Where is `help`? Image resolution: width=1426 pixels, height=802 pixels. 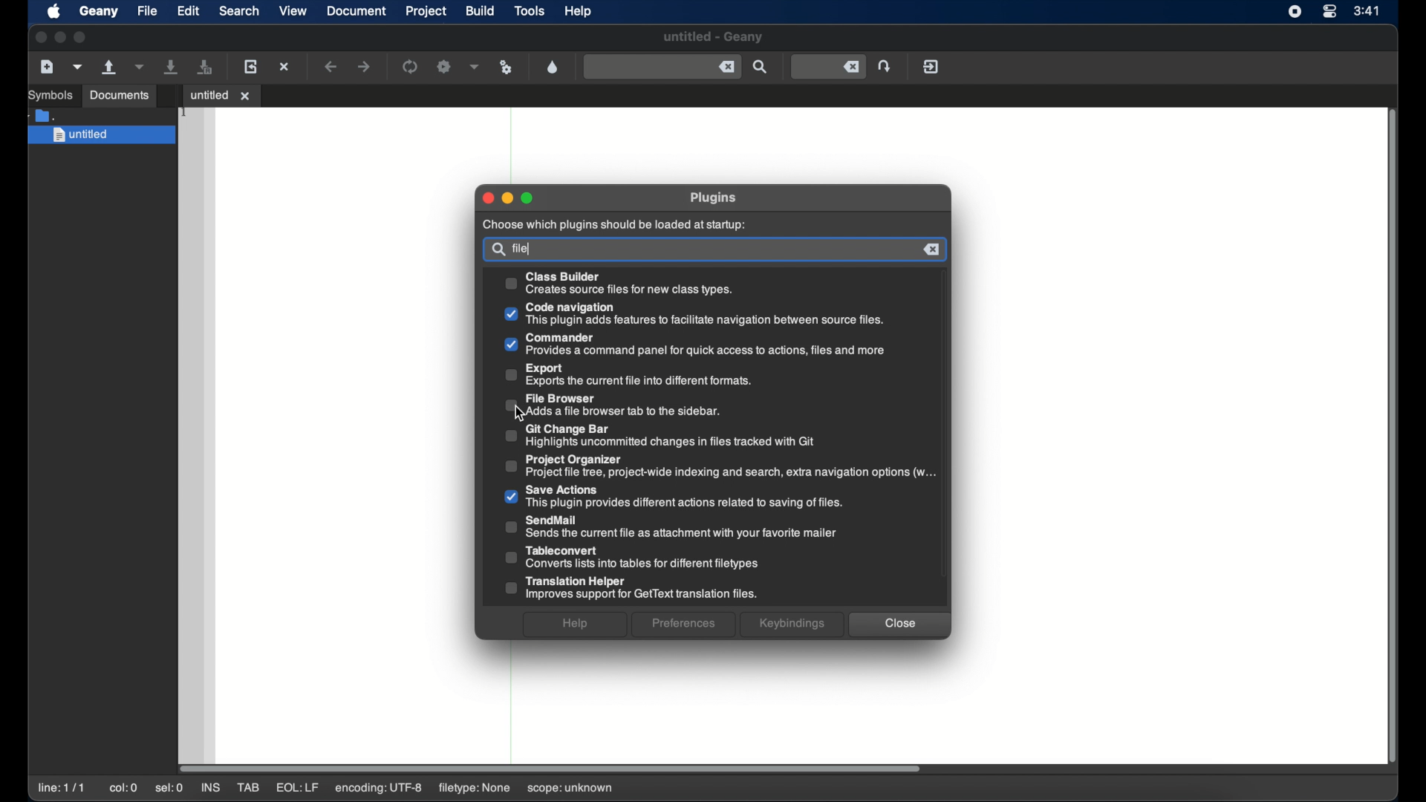 help is located at coordinates (579, 11).